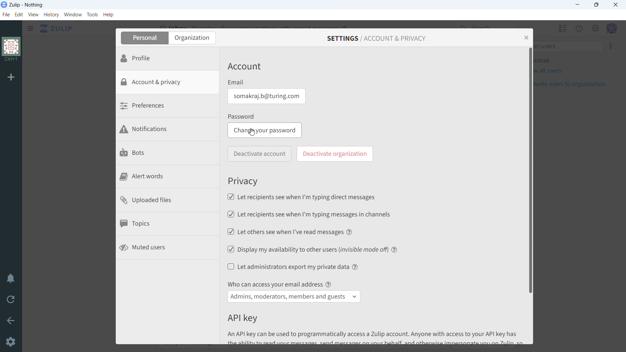  I want to click on profile menu, so click(611, 29).